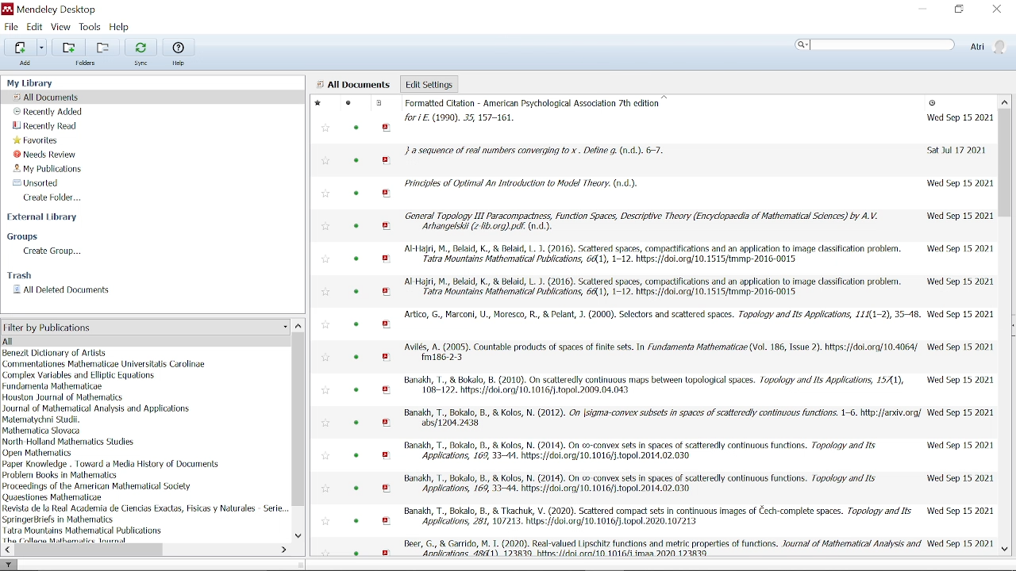 This screenshot has height=571, width=1016. What do you see at coordinates (960, 346) in the screenshot?
I see `date time` at bounding box center [960, 346].